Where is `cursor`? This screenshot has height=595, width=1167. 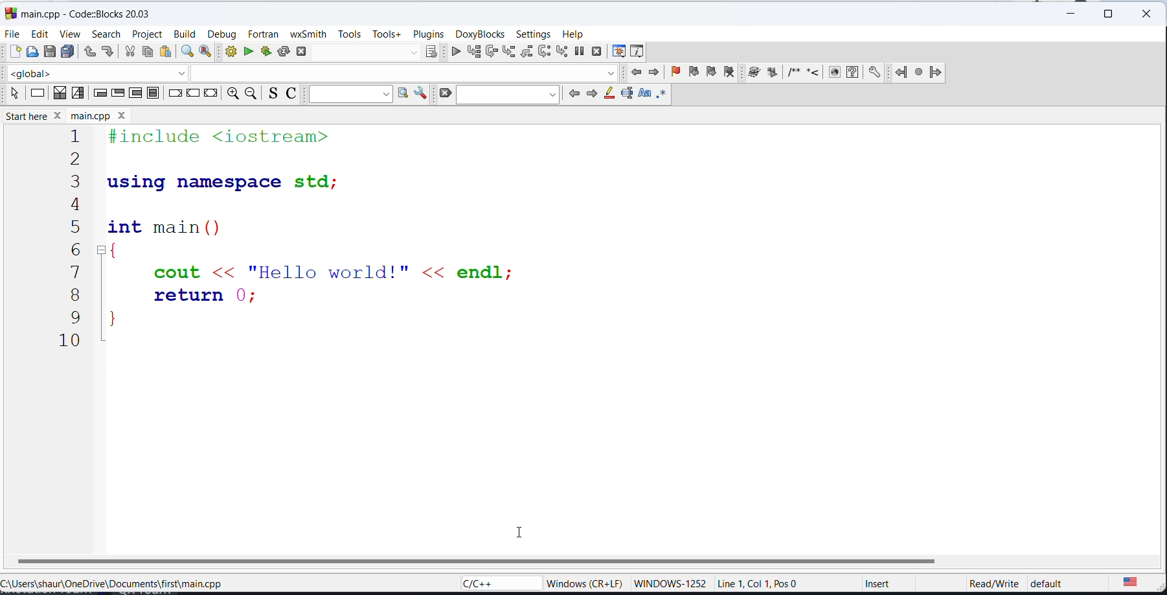
cursor is located at coordinates (527, 535).